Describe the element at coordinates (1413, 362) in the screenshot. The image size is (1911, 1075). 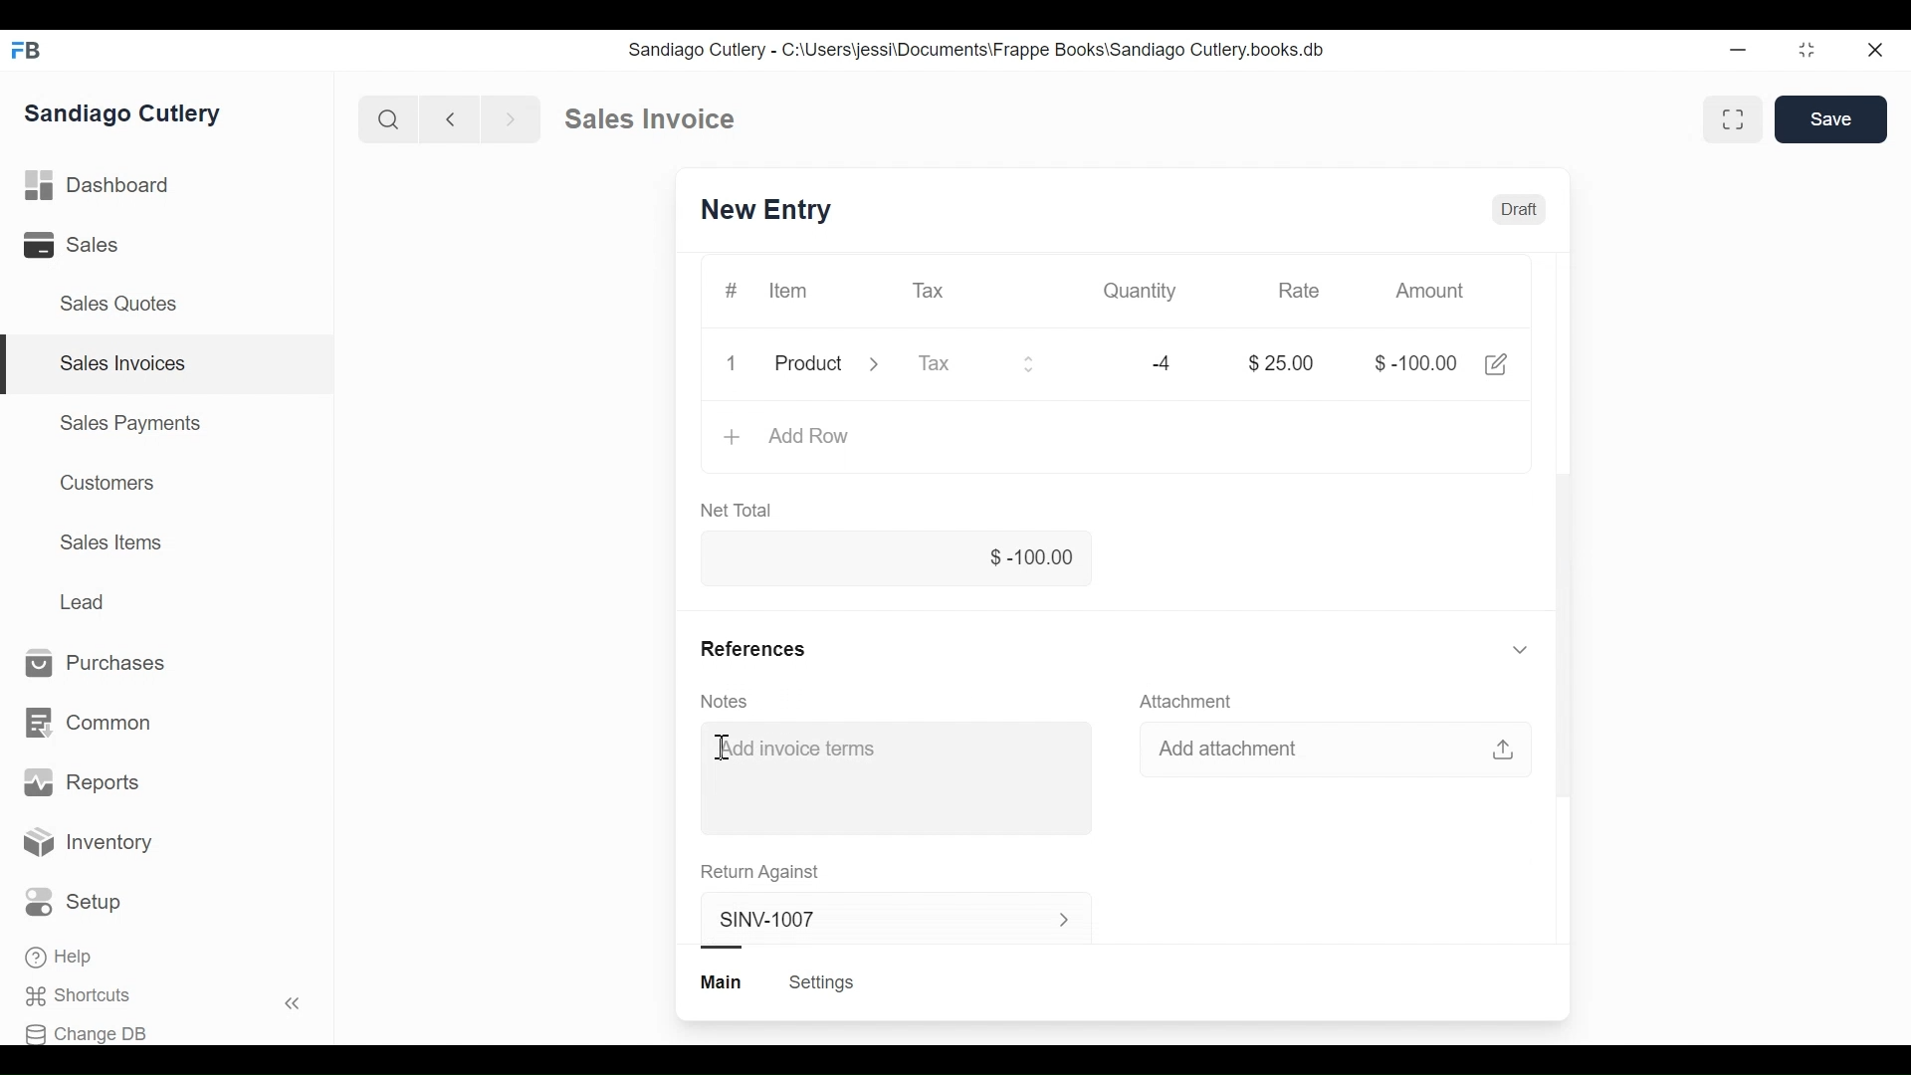
I see `$-100.00` at that location.